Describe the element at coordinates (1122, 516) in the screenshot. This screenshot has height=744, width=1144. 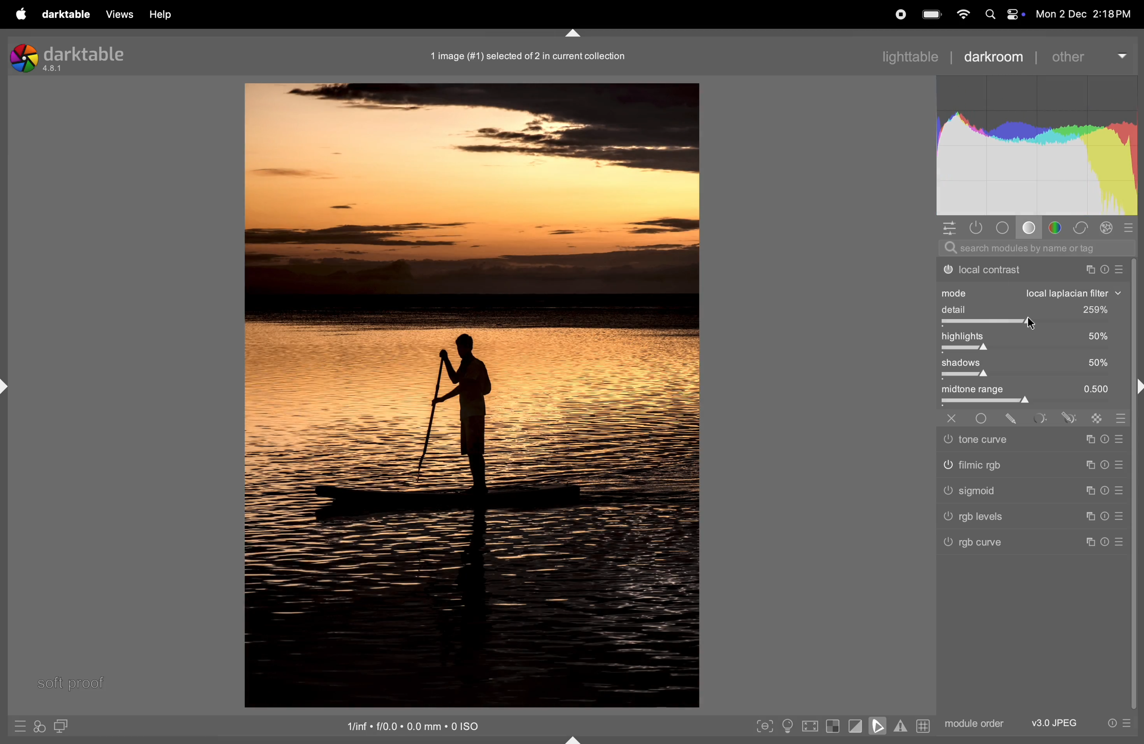
I see `sign ` at that location.